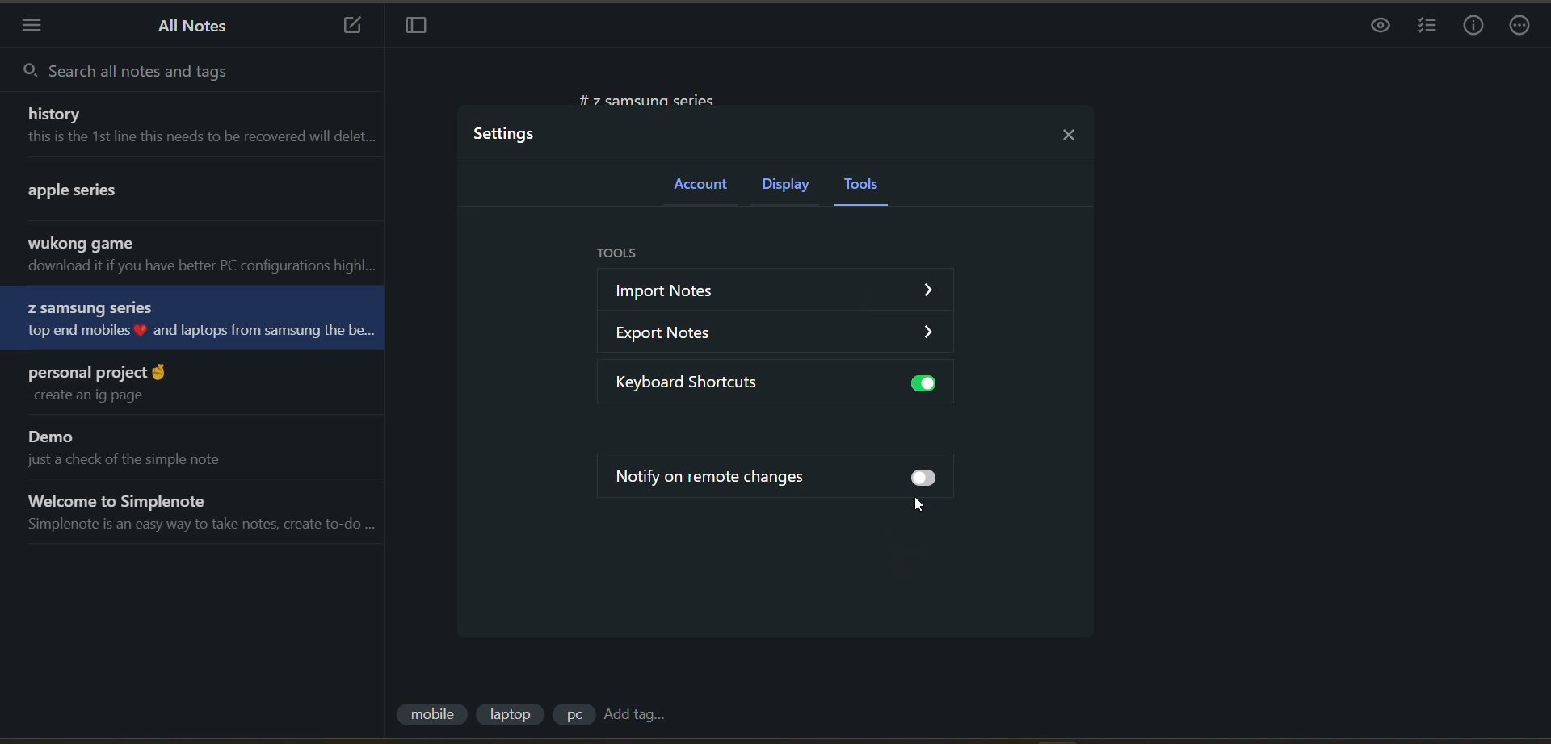  What do you see at coordinates (926, 383) in the screenshot?
I see `toggle off` at bounding box center [926, 383].